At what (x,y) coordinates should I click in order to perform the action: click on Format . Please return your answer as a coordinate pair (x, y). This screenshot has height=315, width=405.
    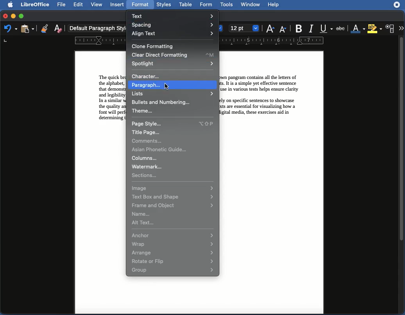
    Looking at the image, I should click on (140, 5).